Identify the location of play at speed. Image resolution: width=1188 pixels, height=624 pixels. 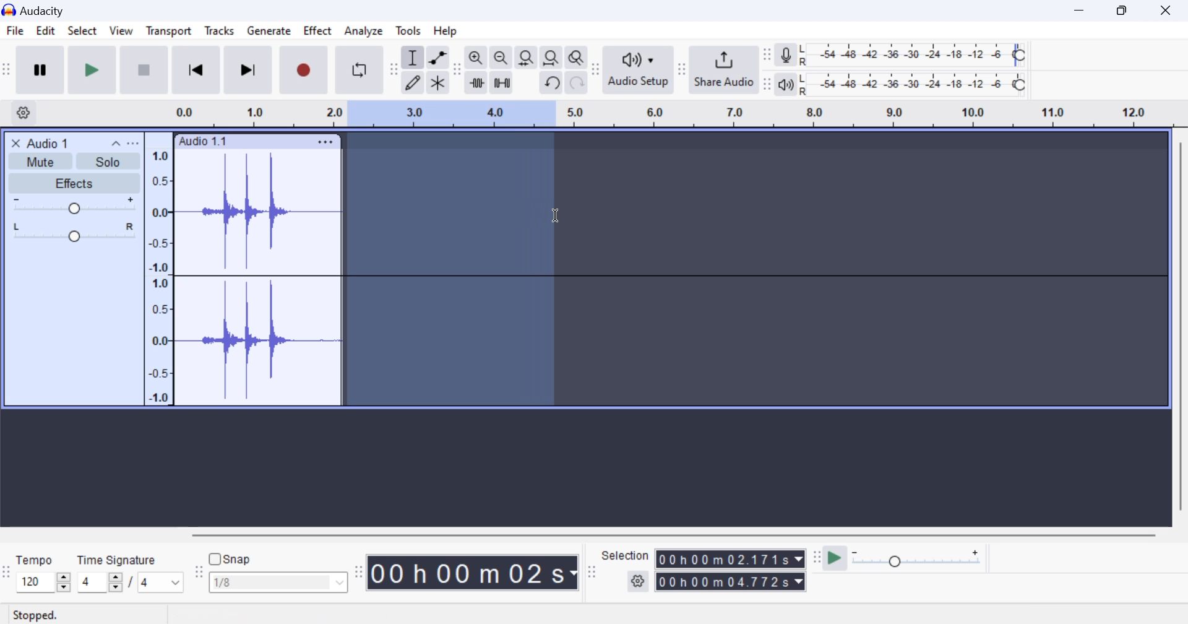
(835, 559).